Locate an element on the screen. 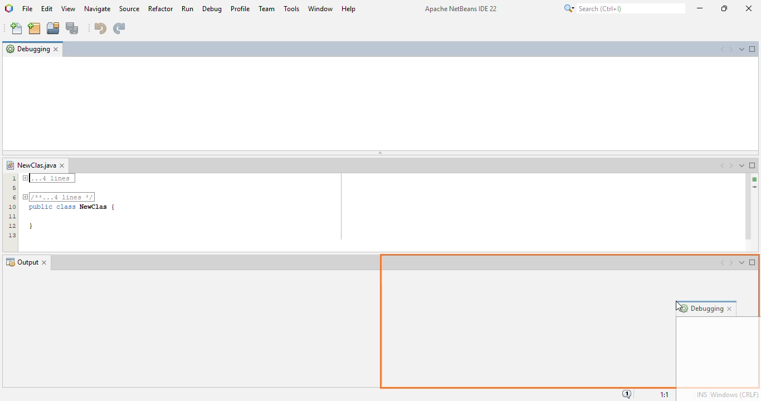 The width and height of the screenshot is (761, 401). new file is located at coordinates (17, 29).